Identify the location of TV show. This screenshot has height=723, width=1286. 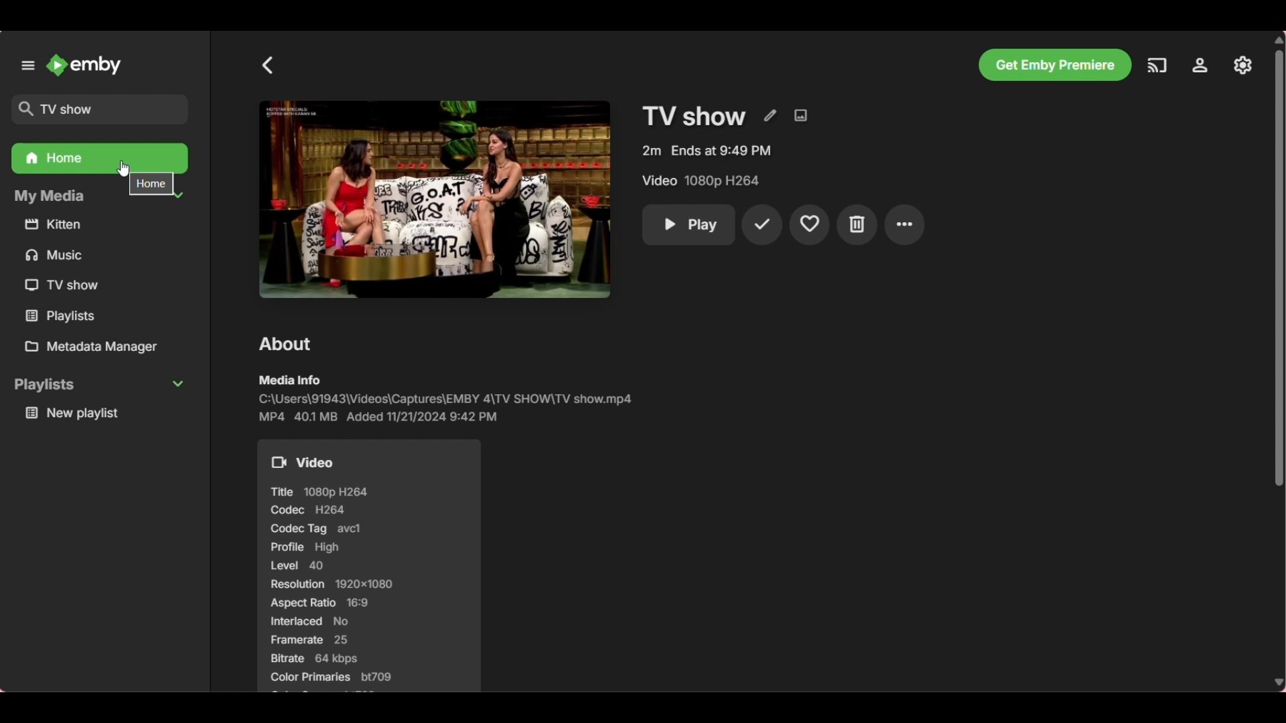
(68, 284).